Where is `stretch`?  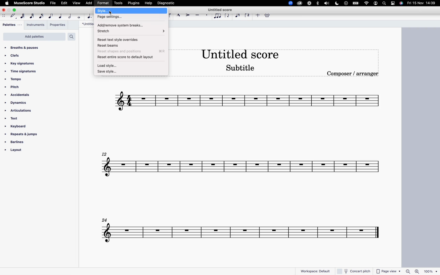 stretch is located at coordinates (131, 31).